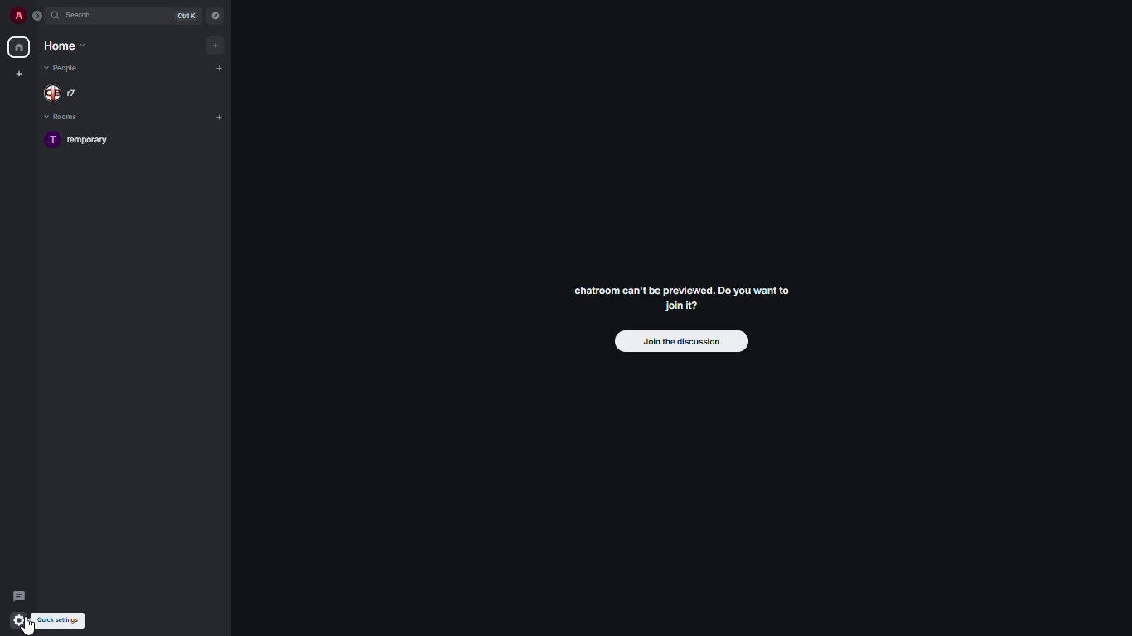  I want to click on cursor, so click(19, 621).